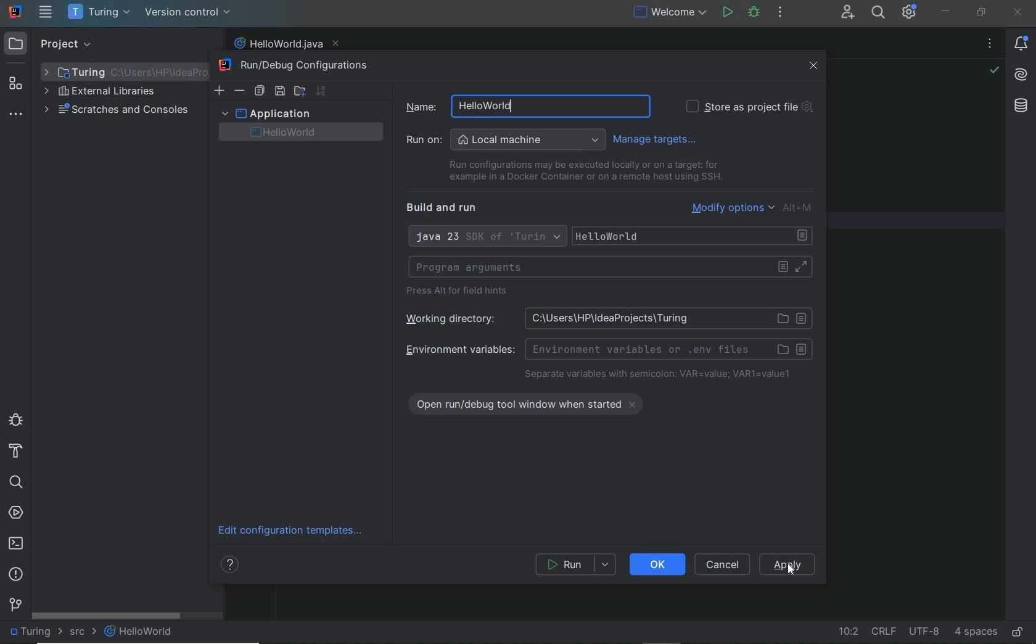 The height and width of the screenshot is (644, 1036). I want to click on indent, so click(976, 632).